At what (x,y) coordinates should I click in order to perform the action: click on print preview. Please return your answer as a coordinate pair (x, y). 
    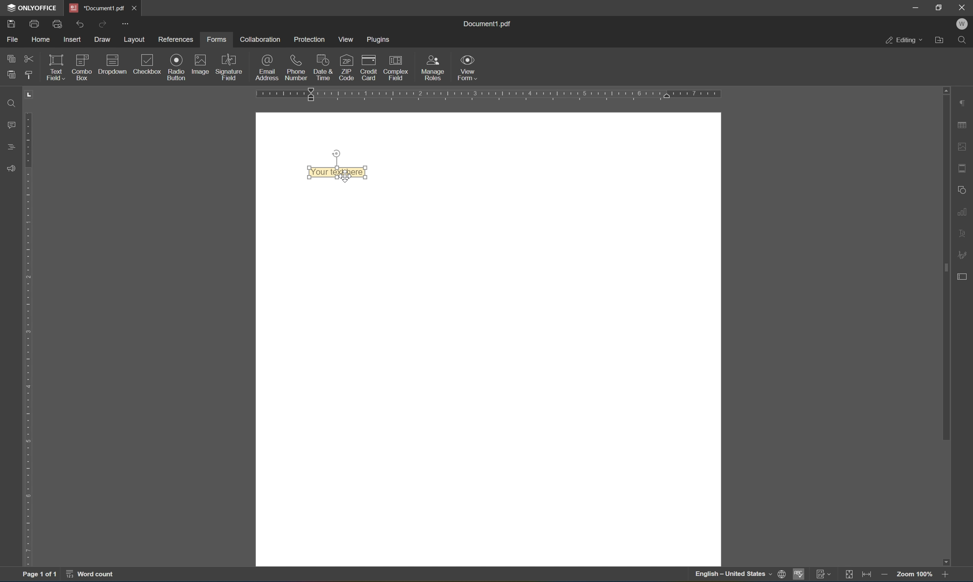
    Looking at the image, I should click on (56, 23).